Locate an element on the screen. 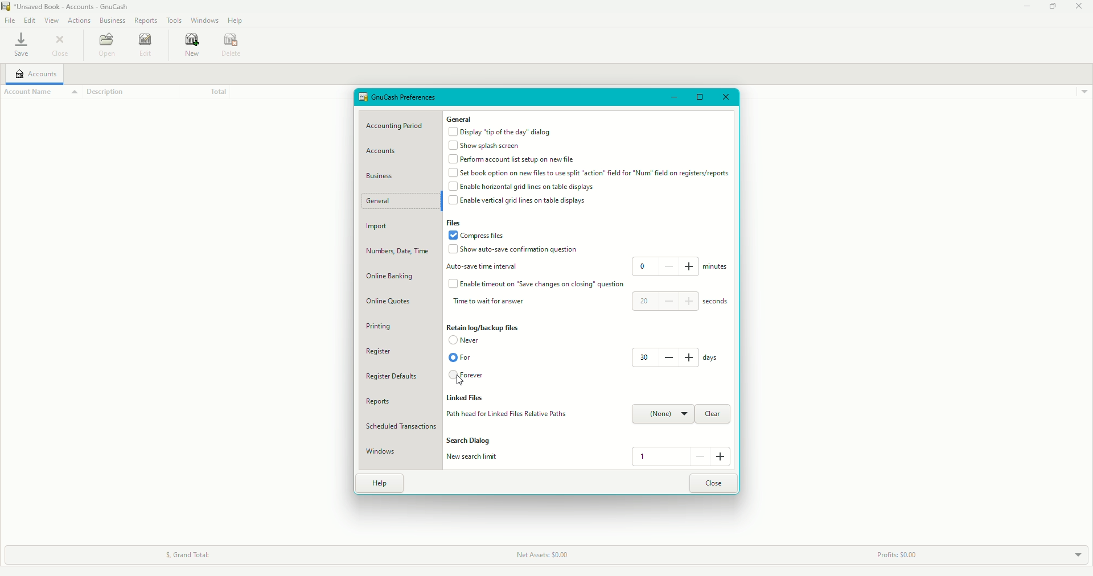 The image size is (1093, 576). seconds is located at coordinates (718, 302).